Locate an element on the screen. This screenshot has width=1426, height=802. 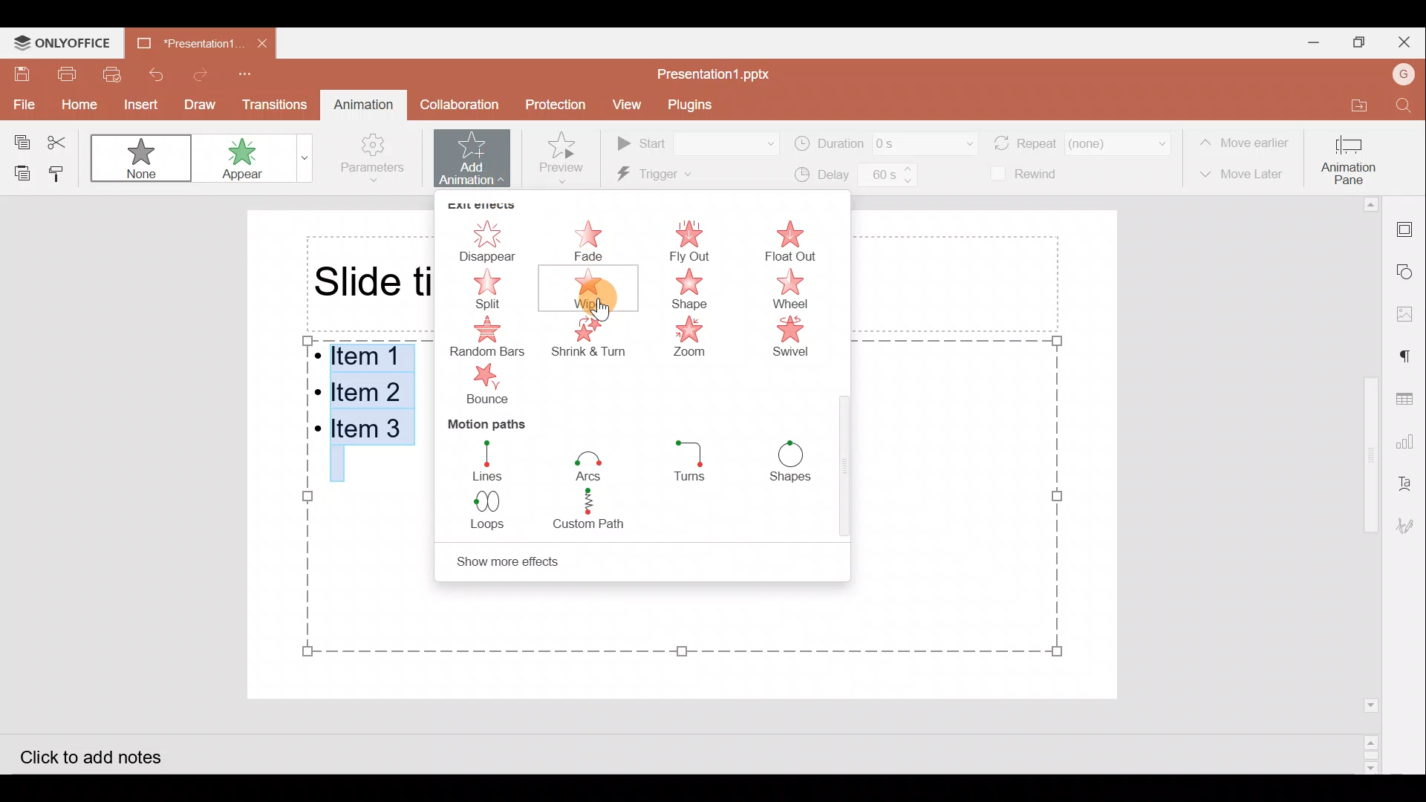
Loops is located at coordinates (495, 515).